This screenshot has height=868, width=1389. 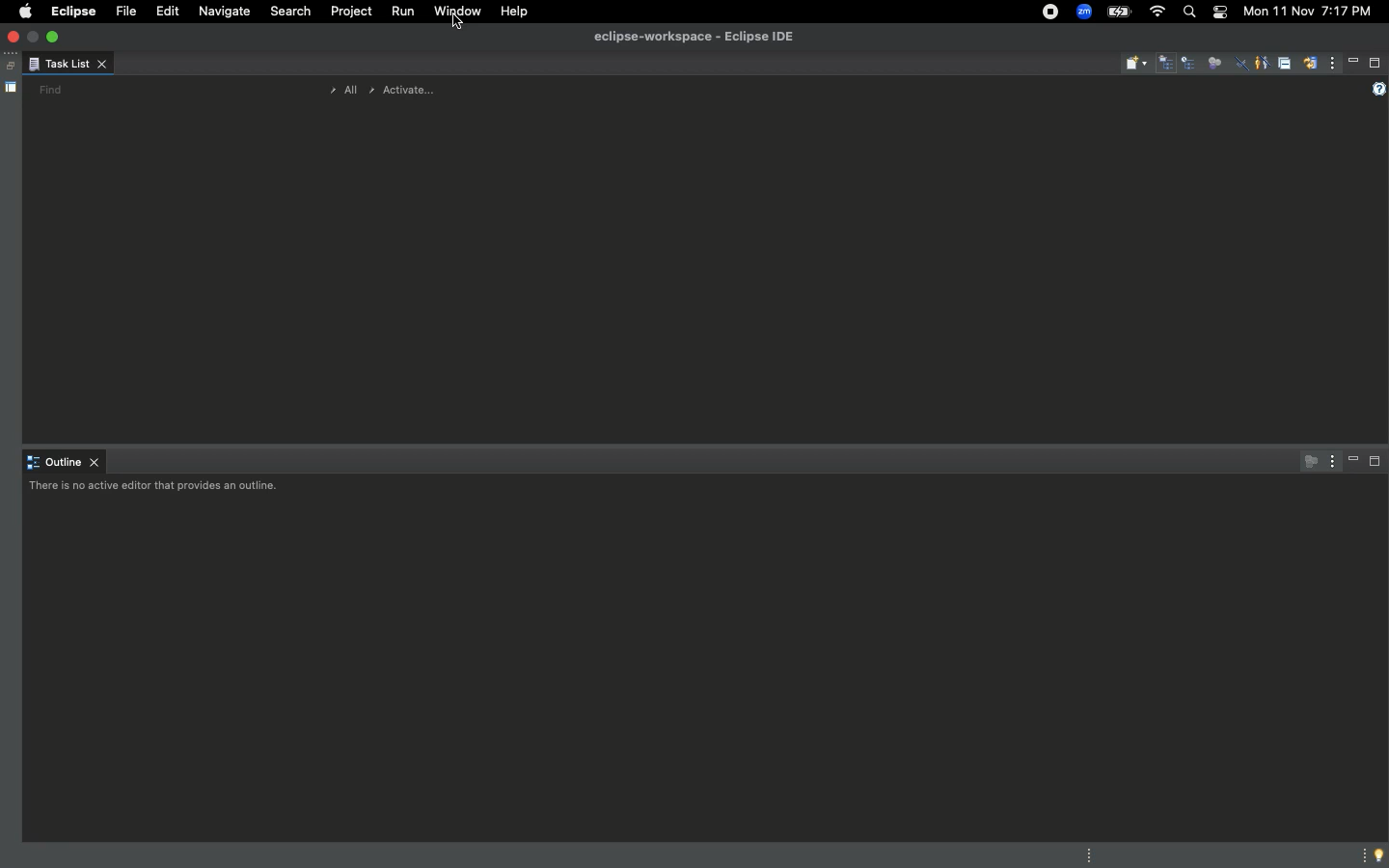 What do you see at coordinates (403, 88) in the screenshot?
I see `Activate` at bounding box center [403, 88].